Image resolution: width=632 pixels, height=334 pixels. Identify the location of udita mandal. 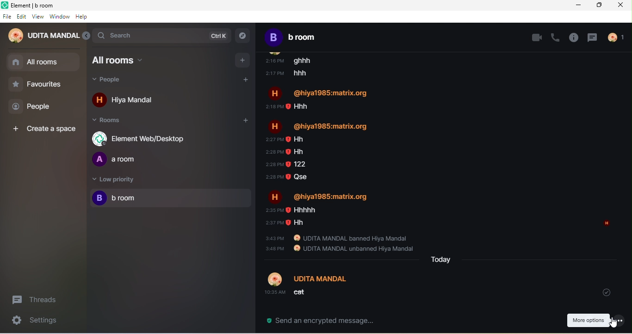
(41, 37).